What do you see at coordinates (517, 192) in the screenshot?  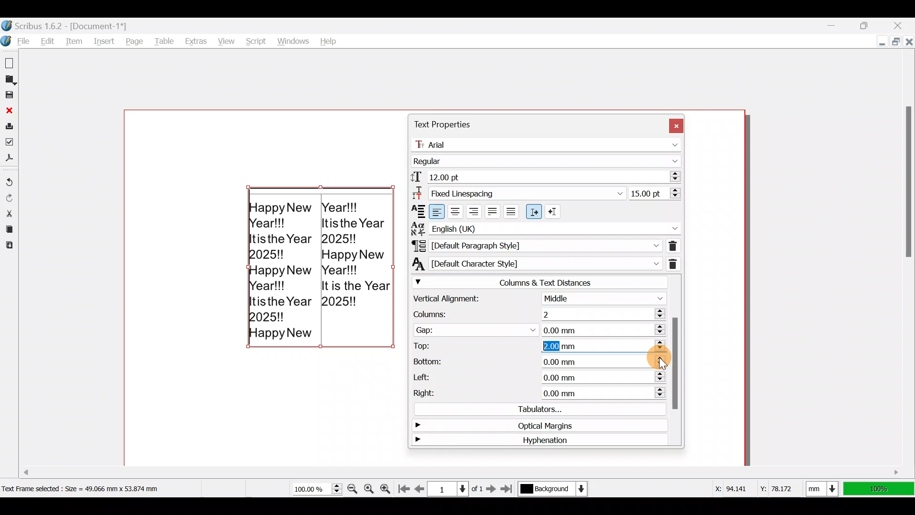 I see `Select line spacing mode` at bounding box center [517, 192].